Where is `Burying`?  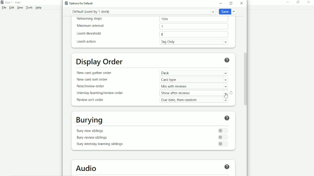
Burying is located at coordinates (89, 120).